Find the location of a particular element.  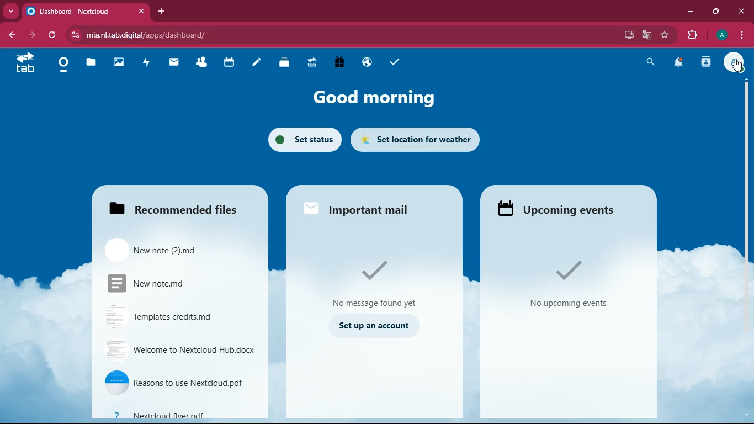

forward is located at coordinates (31, 35).